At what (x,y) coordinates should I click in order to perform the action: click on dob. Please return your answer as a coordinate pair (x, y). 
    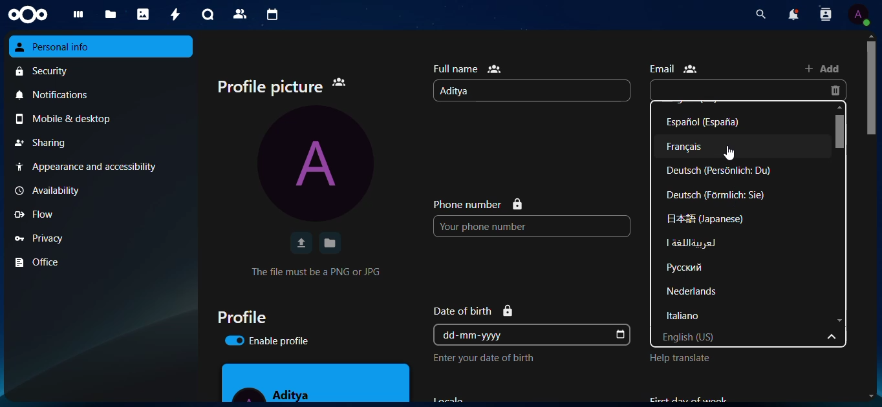
    Looking at the image, I should click on (621, 335).